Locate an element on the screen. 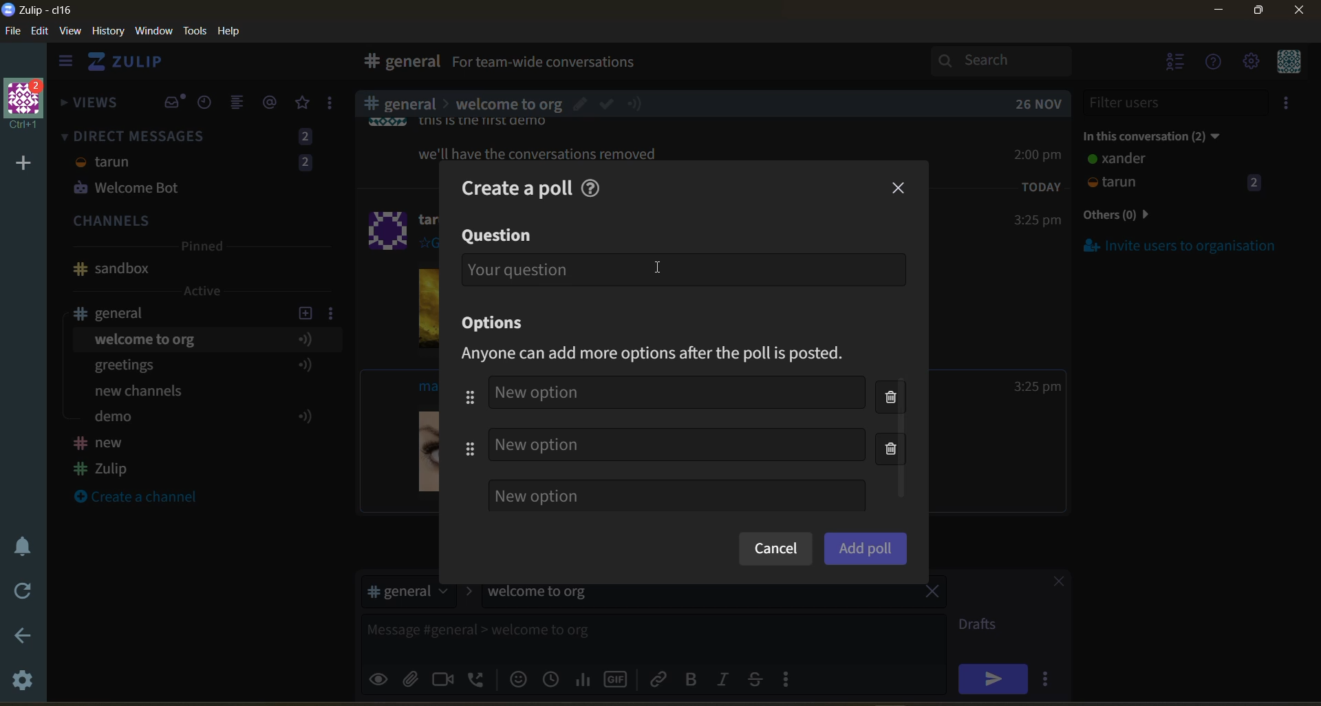 The height and width of the screenshot is (706, 1321). favorites is located at coordinates (303, 103).